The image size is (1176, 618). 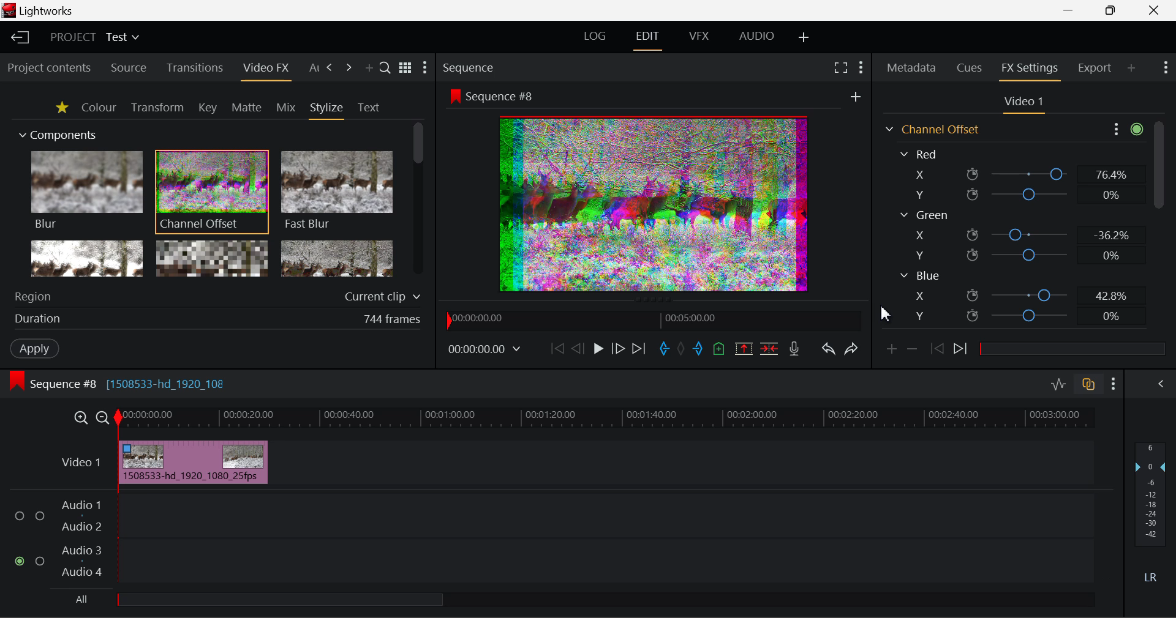 I want to click on Redo, so click(x=852, y=351).